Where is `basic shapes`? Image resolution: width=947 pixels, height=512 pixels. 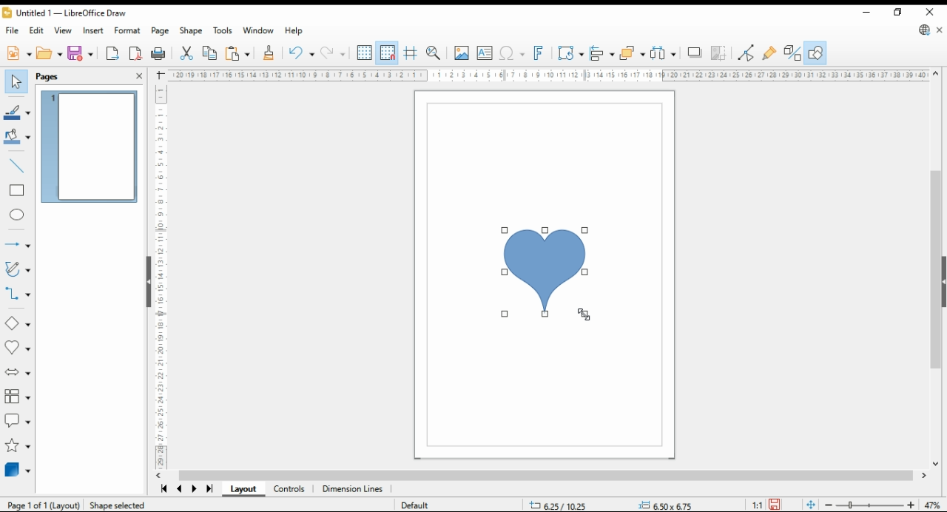
basic shapes is located at coordinates (17, 323).